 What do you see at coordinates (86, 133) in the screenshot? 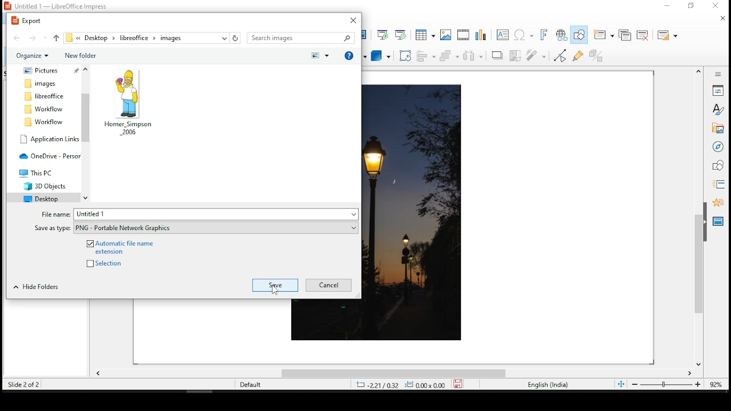
I see `scroll bar` at bounding box center [86, 133].